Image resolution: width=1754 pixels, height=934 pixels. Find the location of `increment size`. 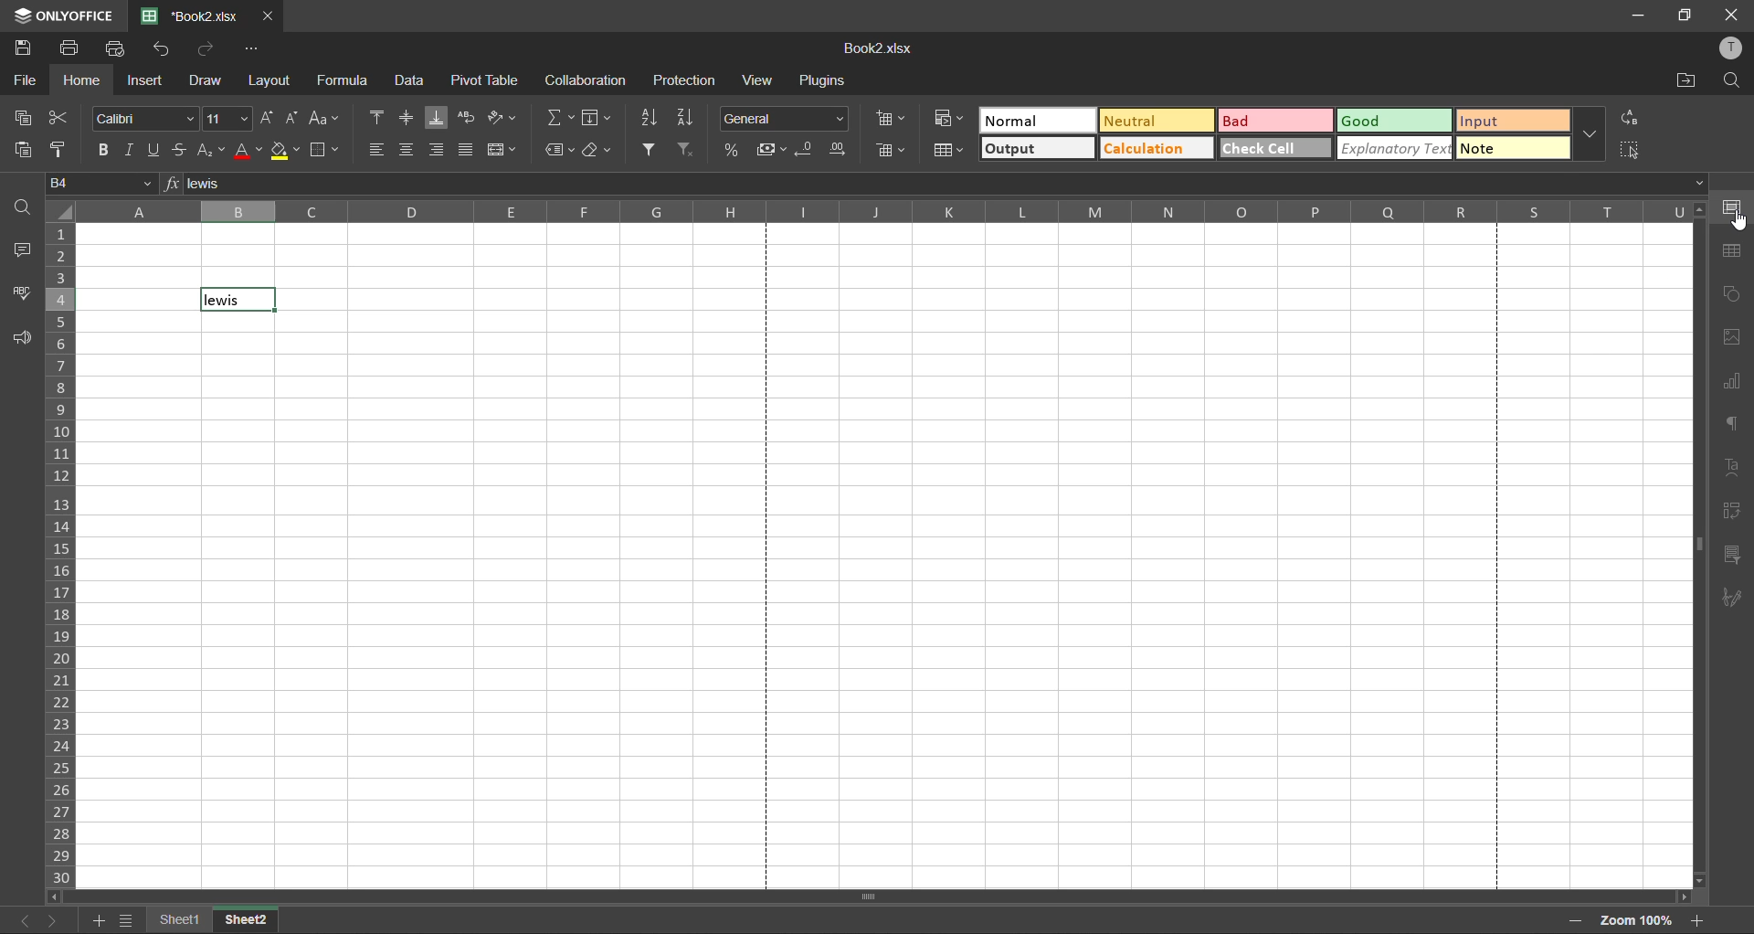

increment size is located at coordinates (267, 120).